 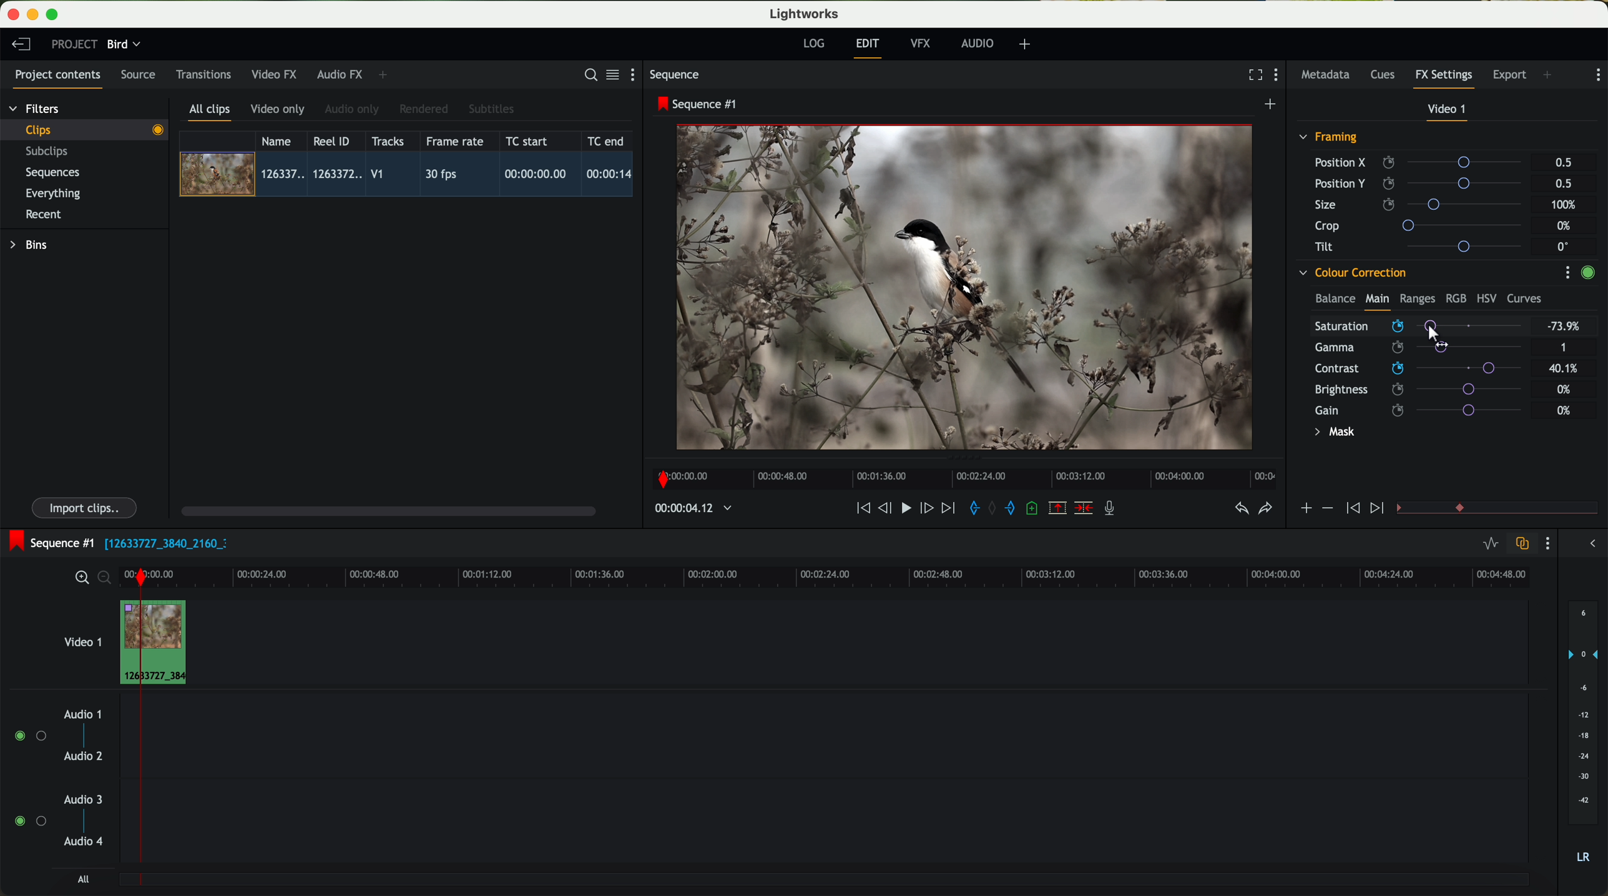 What do you see at coordinates (455, 142) in the screenshot?
I see `frame rate` at bounding box center [455, 142].